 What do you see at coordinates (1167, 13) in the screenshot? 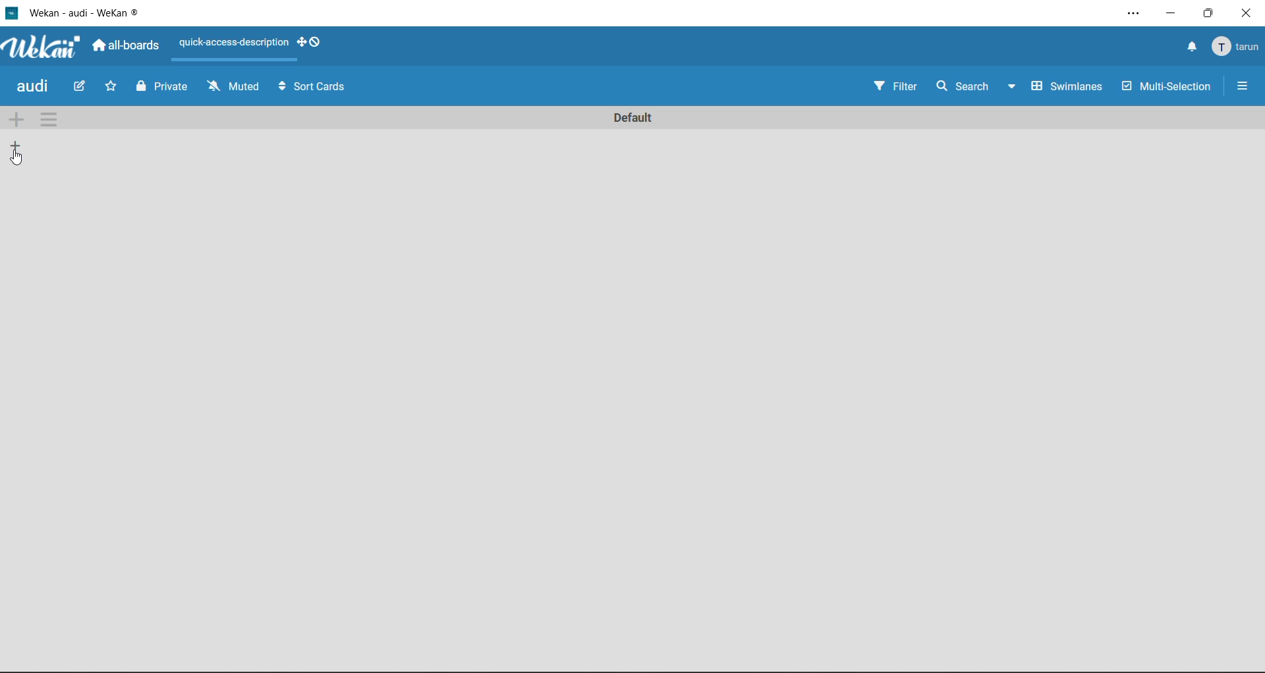
I see `minimize` at bounding box center [1167, 13].